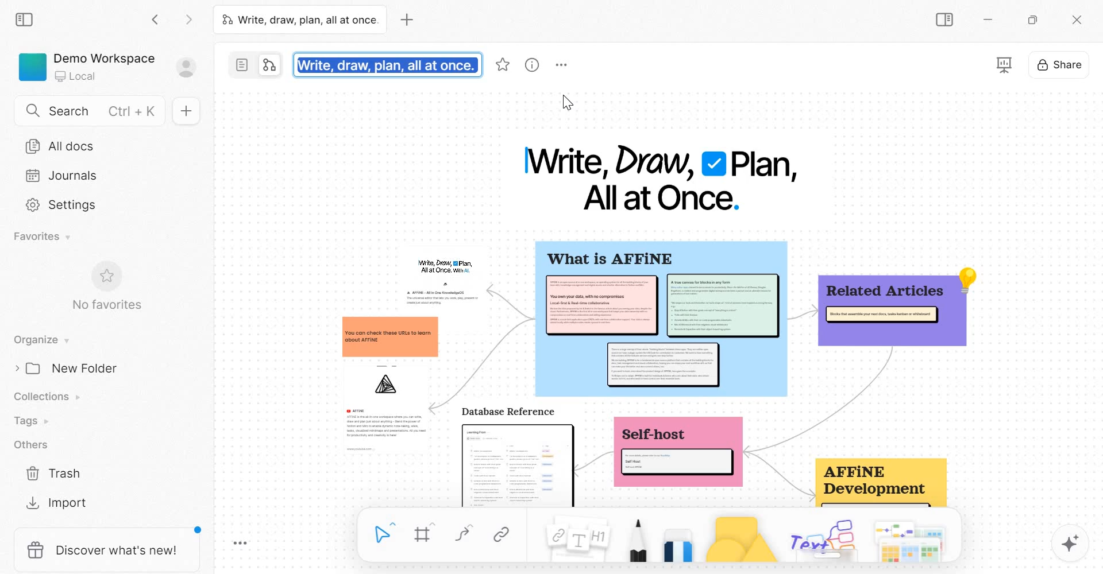 Image resolution: width=1103 pixels, height=574 pixels. Describe the element at coordinates (1033, 20) in the screenshot. I see `Maximize` at that location.